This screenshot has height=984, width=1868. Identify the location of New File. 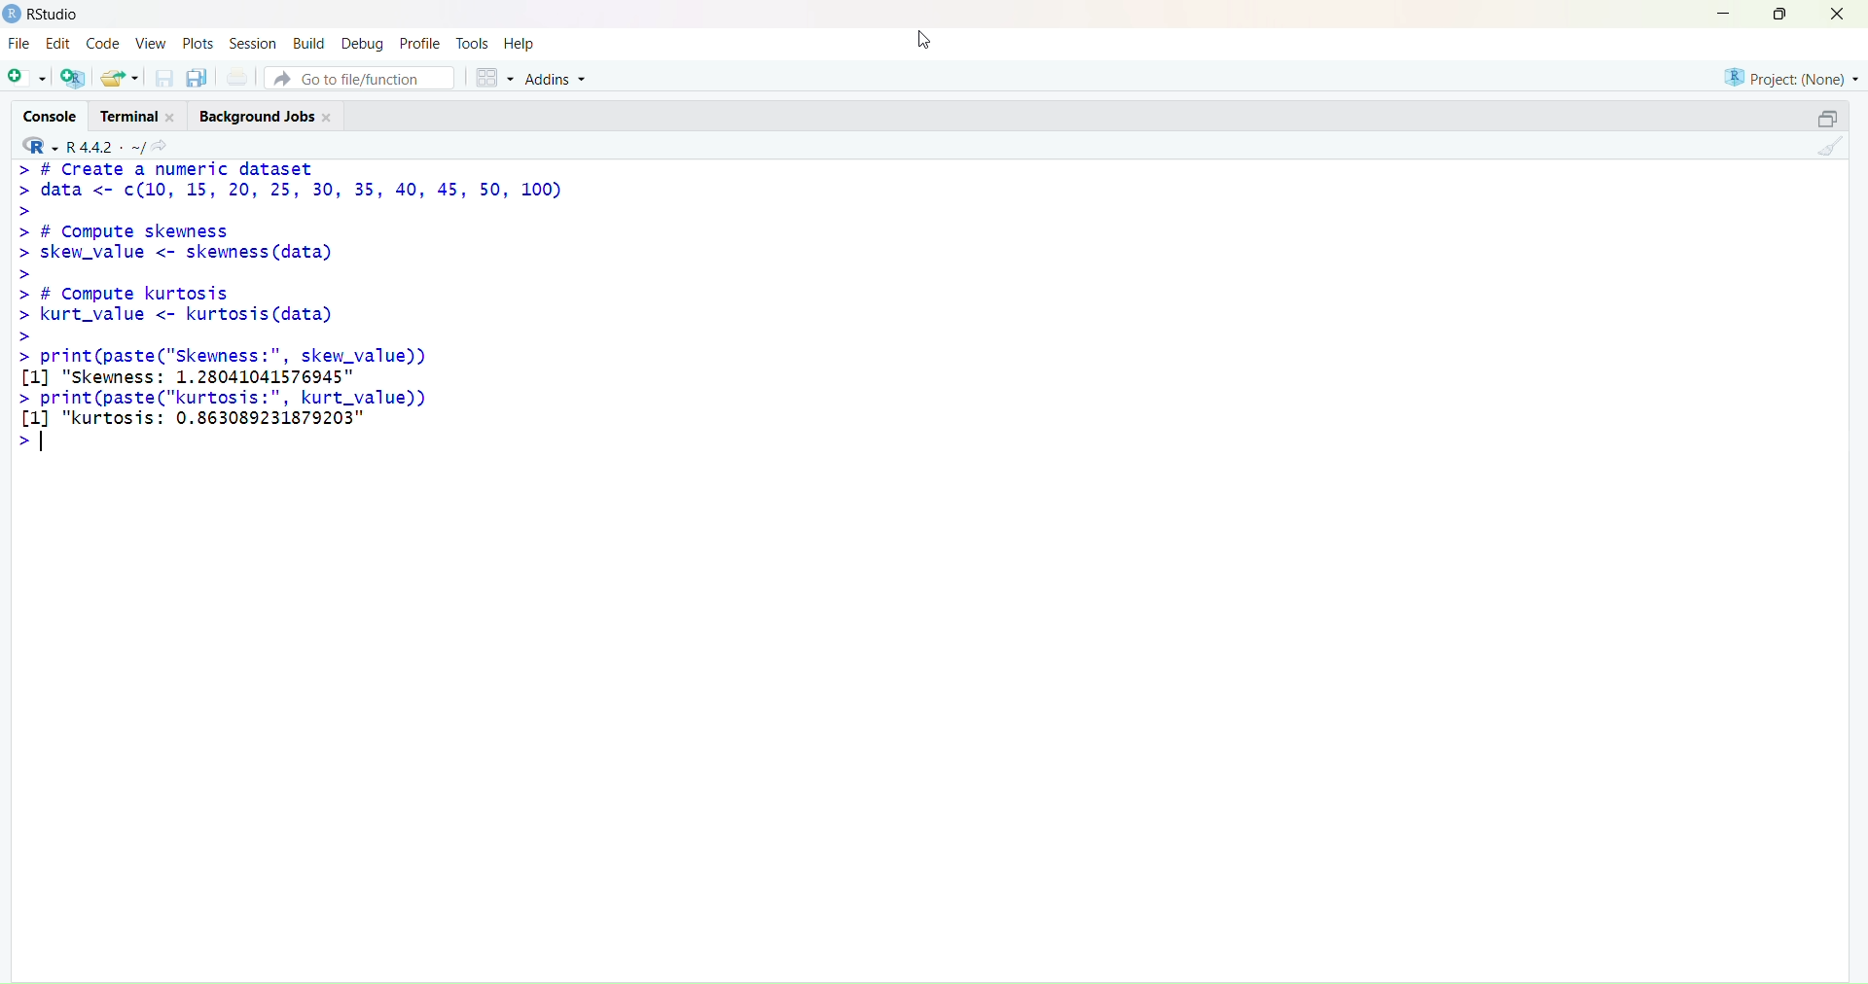
(24, 77).